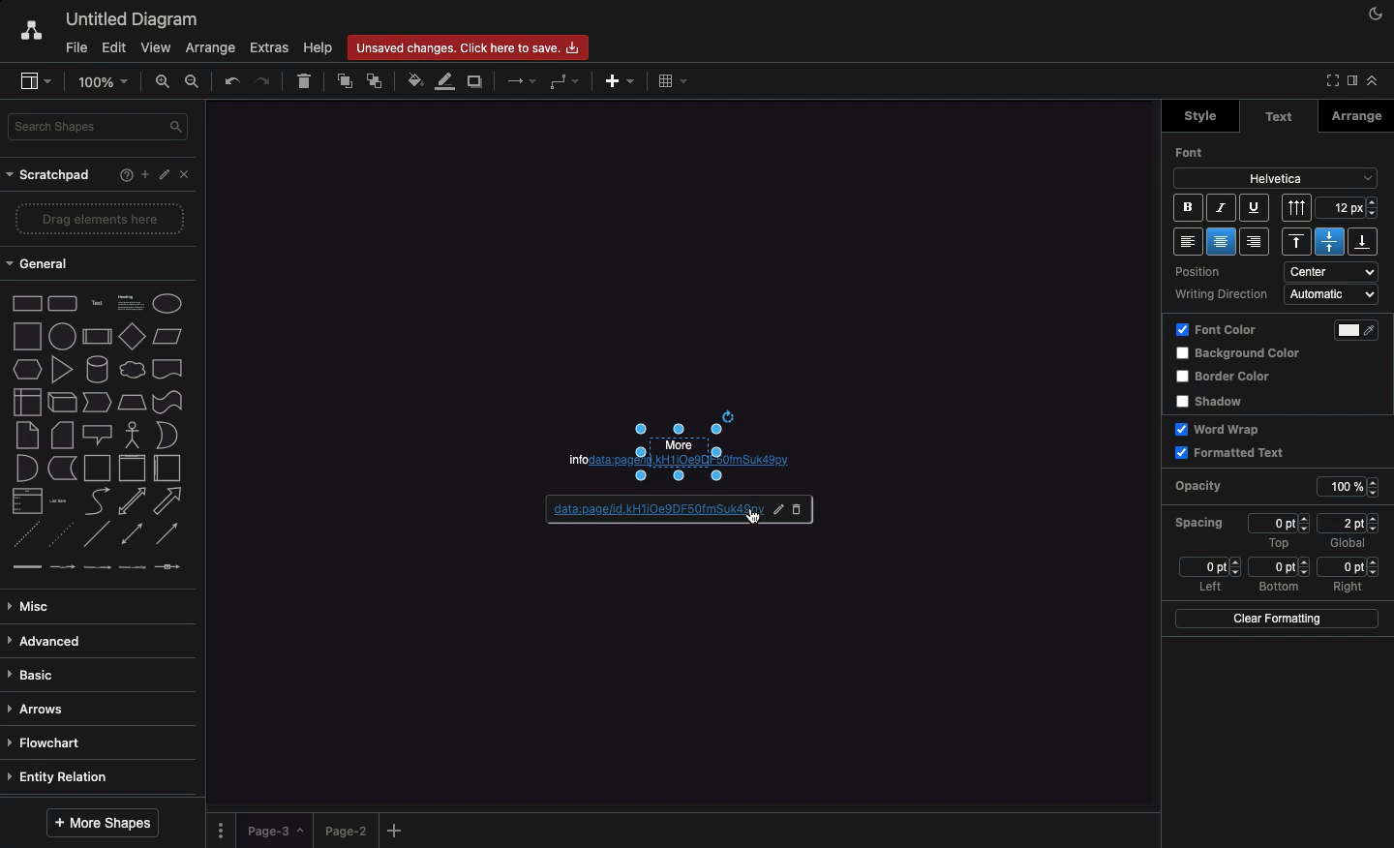  What do you see at coordinates (1300, 242) in the screenshot?
I see `Top` at bounding box center [1300, 242].